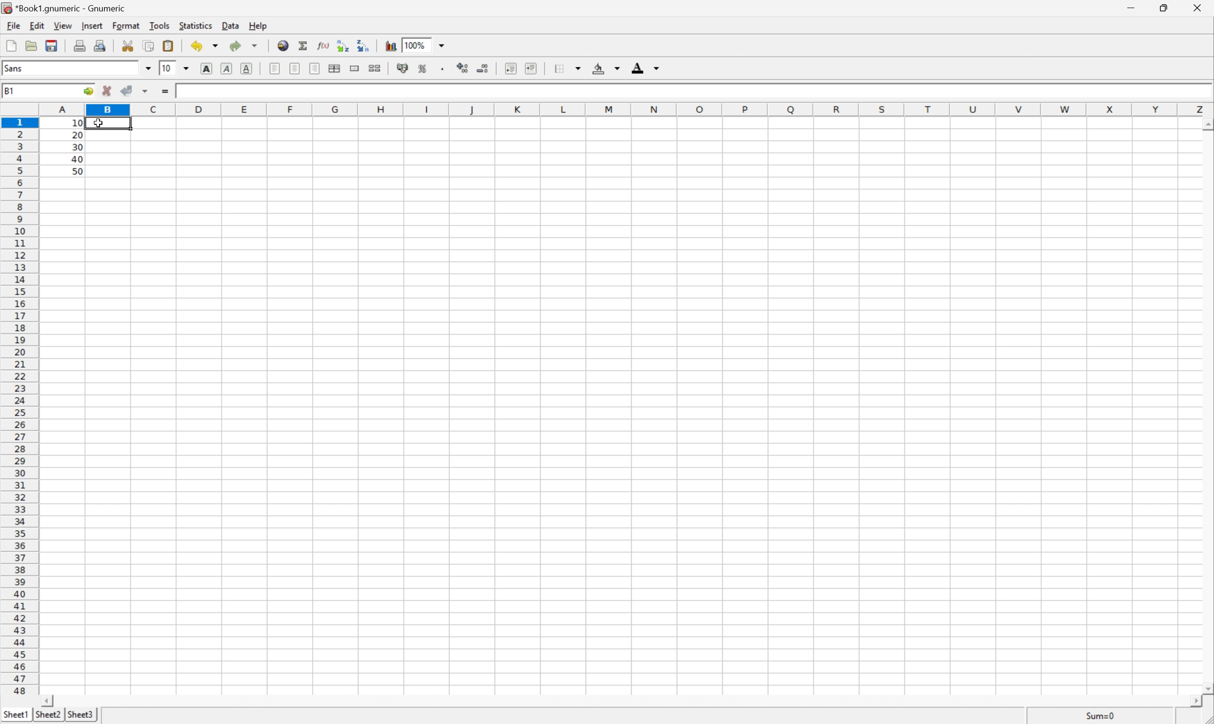 The width and height of the screenshot is (1214, 724). Describe the element at coordinates (1206, 124) in the screenshot. I see `Scroll Up` at that location.